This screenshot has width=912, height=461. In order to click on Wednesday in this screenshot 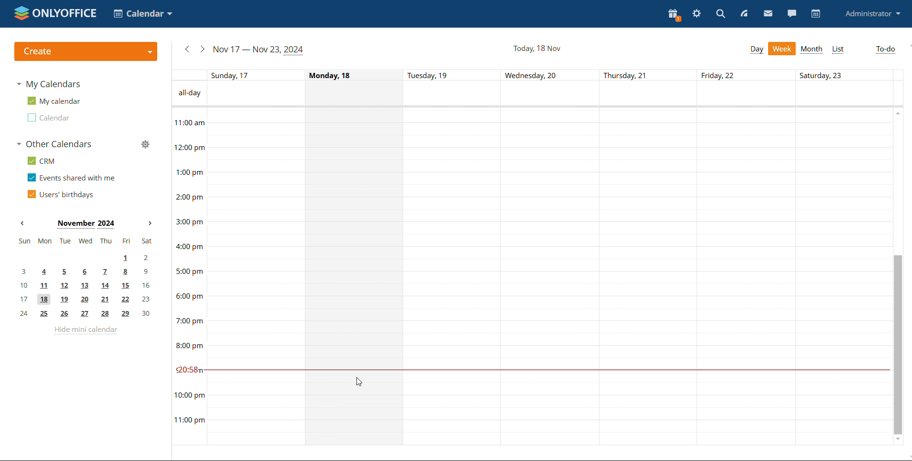, I will do `click(551, 277)`.